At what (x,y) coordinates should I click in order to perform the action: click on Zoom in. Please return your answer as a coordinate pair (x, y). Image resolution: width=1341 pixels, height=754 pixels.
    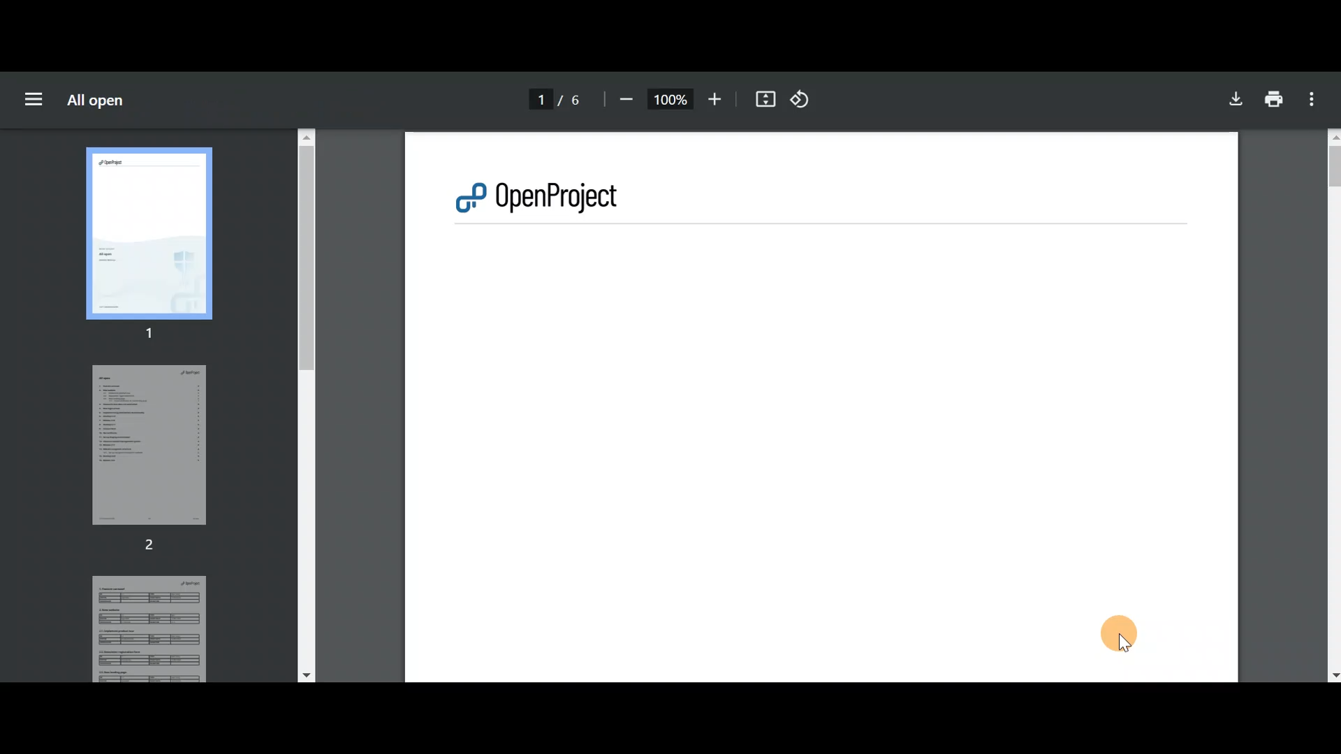
    Looking at the image, I should click on (716, 95).